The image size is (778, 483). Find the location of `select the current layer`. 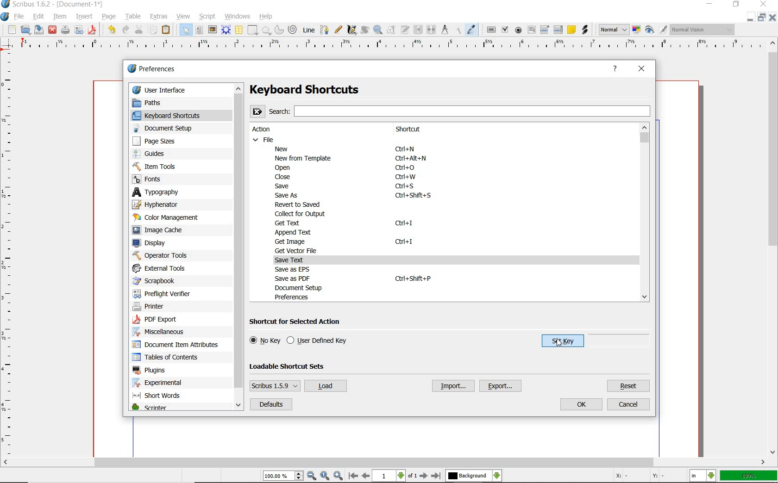

select the current layer is located at coordinates (473, 477).